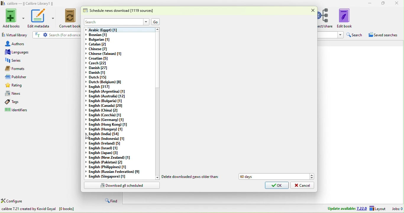 This screenshot has height=213, width=404. Describe the element at coordinates (145, 21) in the screenshot. I see `Drop down` at that location.